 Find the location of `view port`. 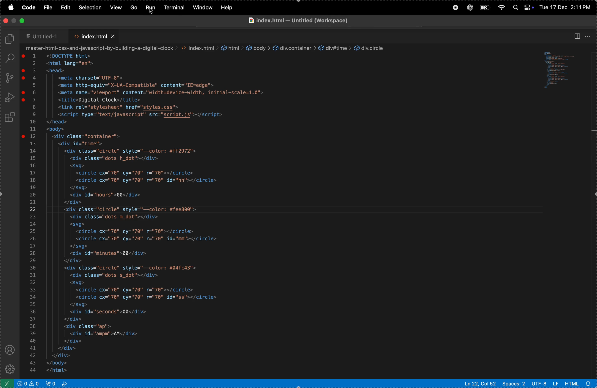

view port is located at coordinates (56, 383).